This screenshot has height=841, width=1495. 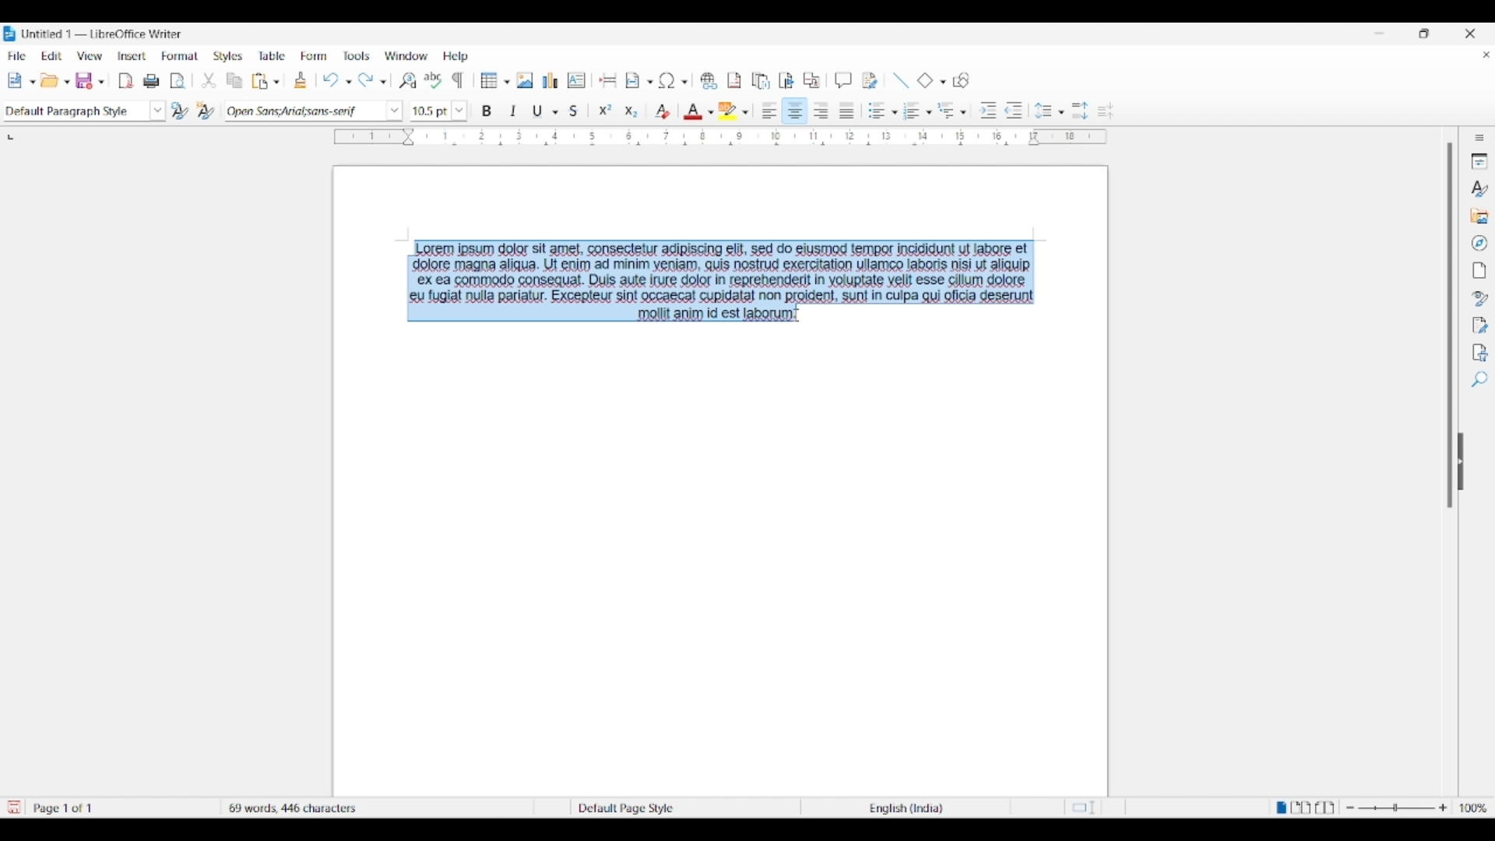 I want to click on Align left, so click(x=770, y=110).